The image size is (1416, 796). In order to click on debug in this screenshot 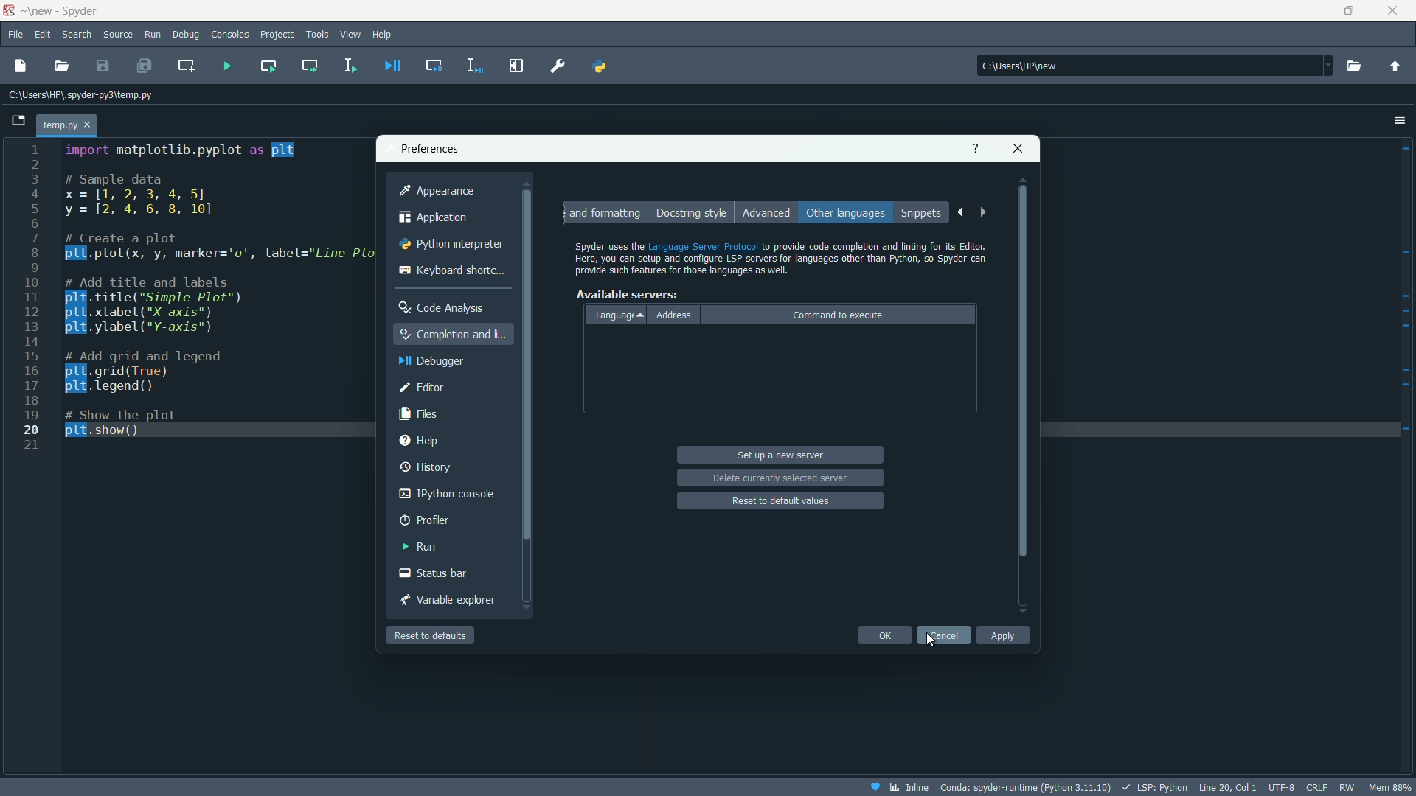, I will do `click(185, 35)`.